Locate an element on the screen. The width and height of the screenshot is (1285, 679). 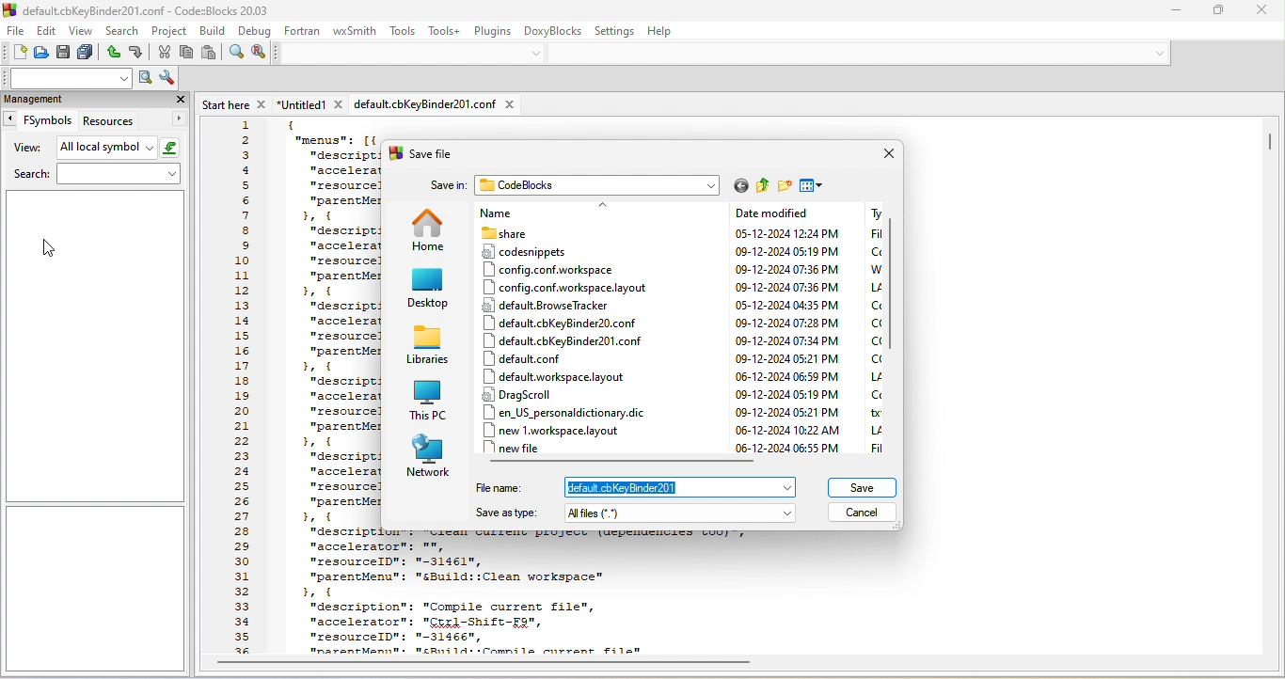
edit is located at coordinates (49, 32).